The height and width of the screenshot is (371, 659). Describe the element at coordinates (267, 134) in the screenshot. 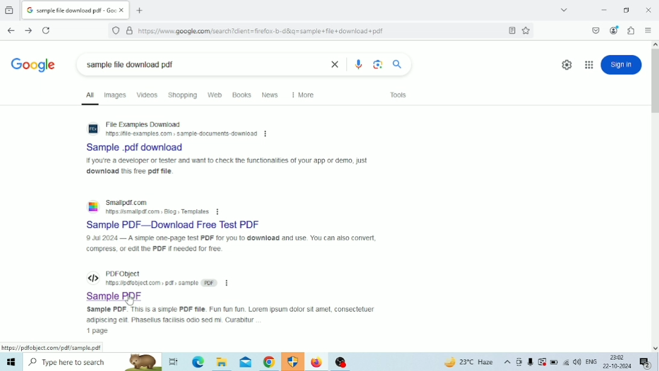

I see `more options` at that location.